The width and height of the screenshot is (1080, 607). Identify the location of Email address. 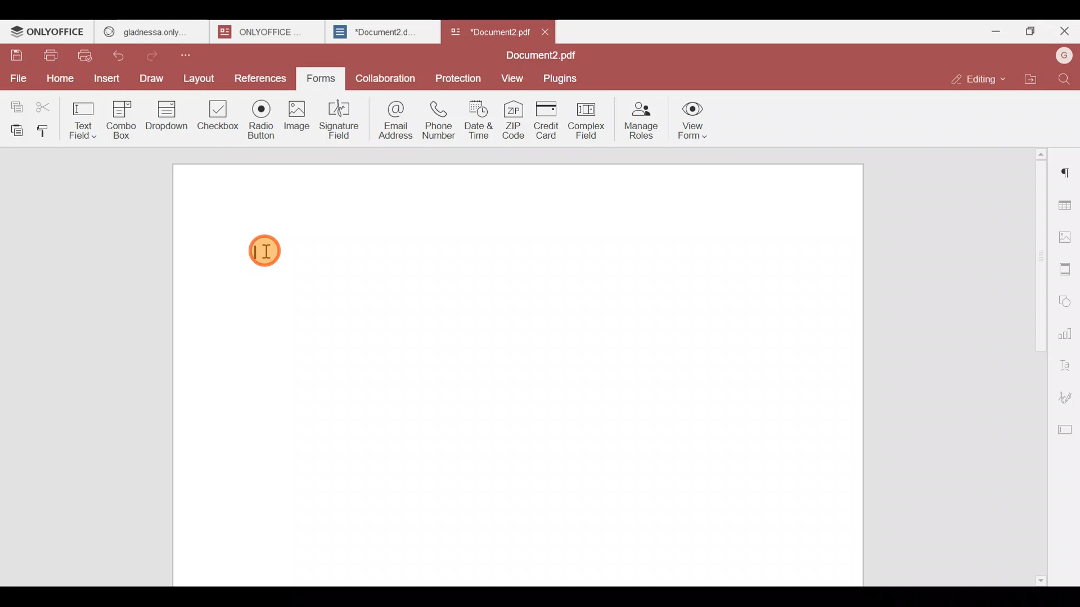
(394, 119).